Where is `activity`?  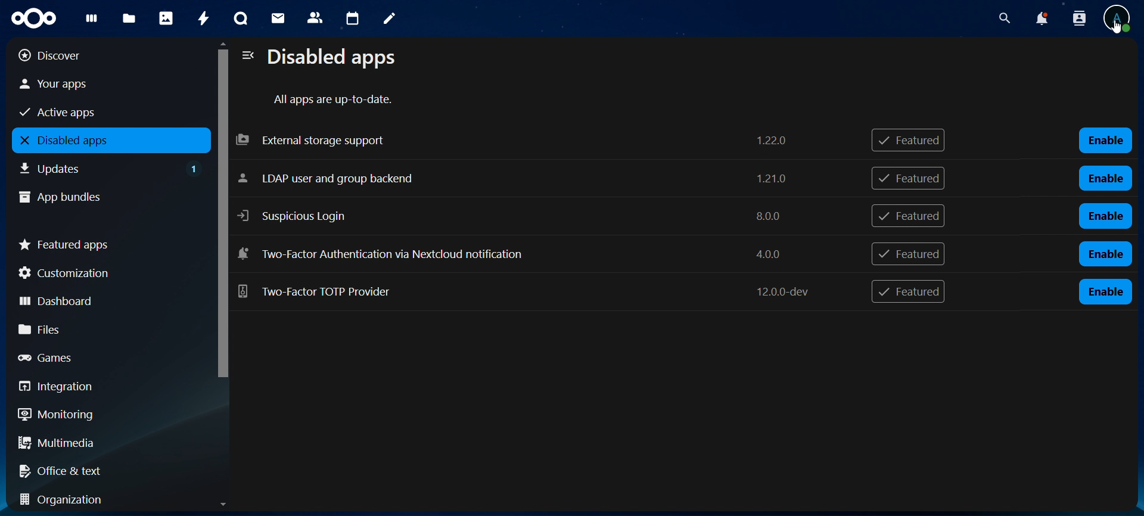
activity is located at coordinates (203, 18).